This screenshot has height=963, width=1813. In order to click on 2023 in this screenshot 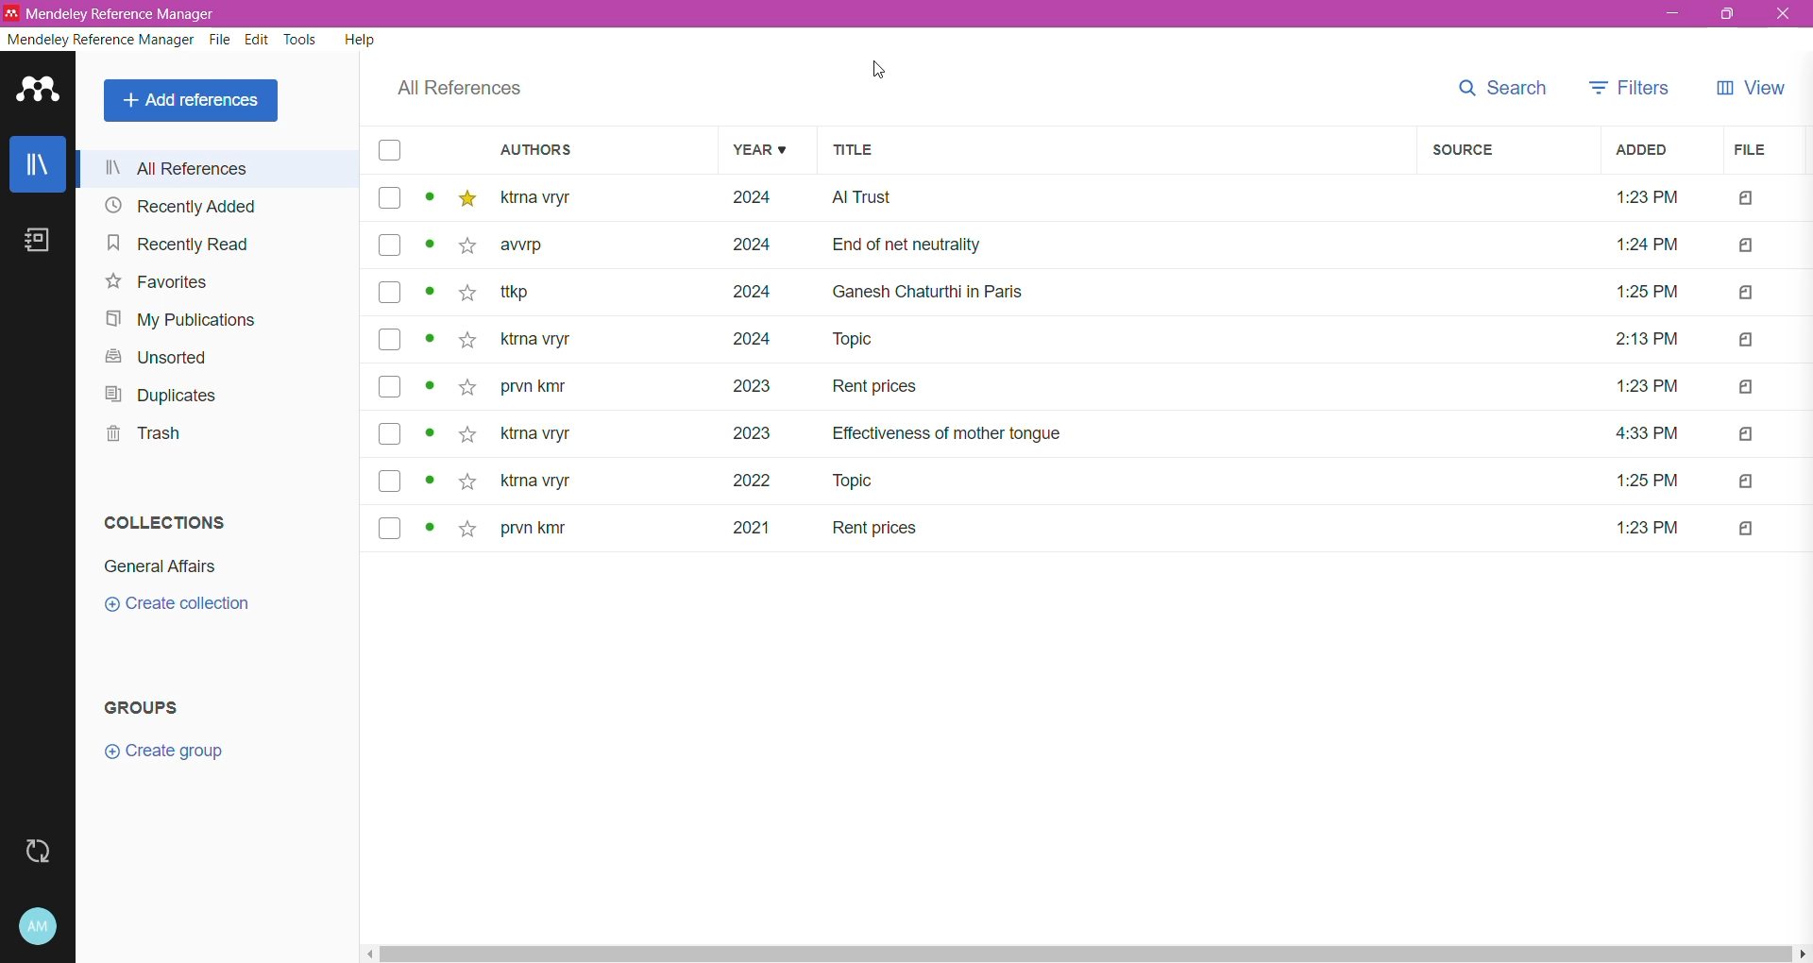, I will do `click(754, 432)`.